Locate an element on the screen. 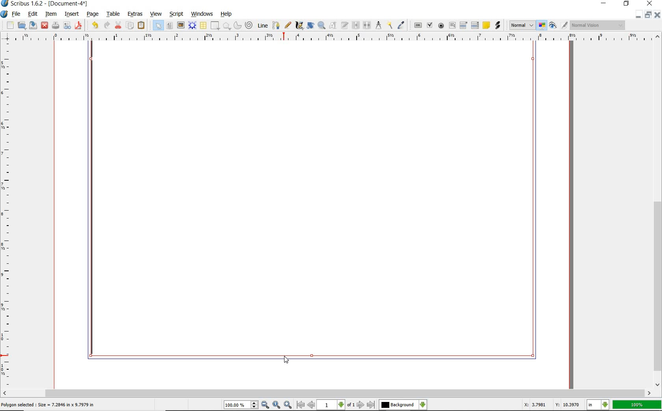 The image size is (662, 411). open is located at coordinates (22, 26).